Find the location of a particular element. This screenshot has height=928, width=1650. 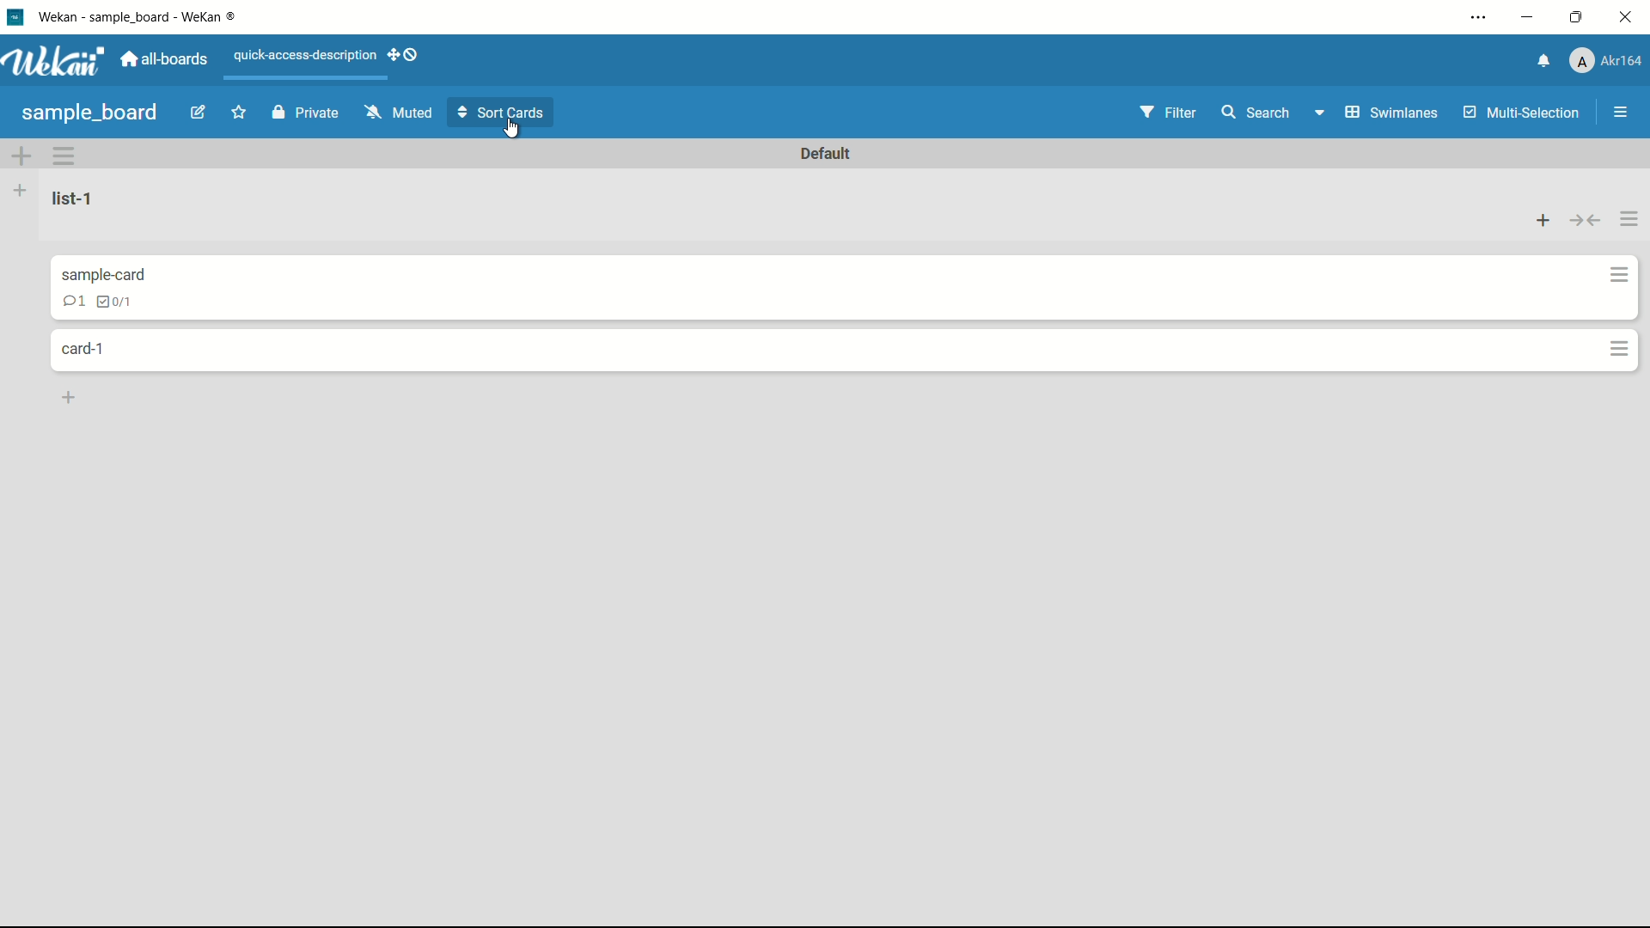

app logo is located at coordinates (53, 61).